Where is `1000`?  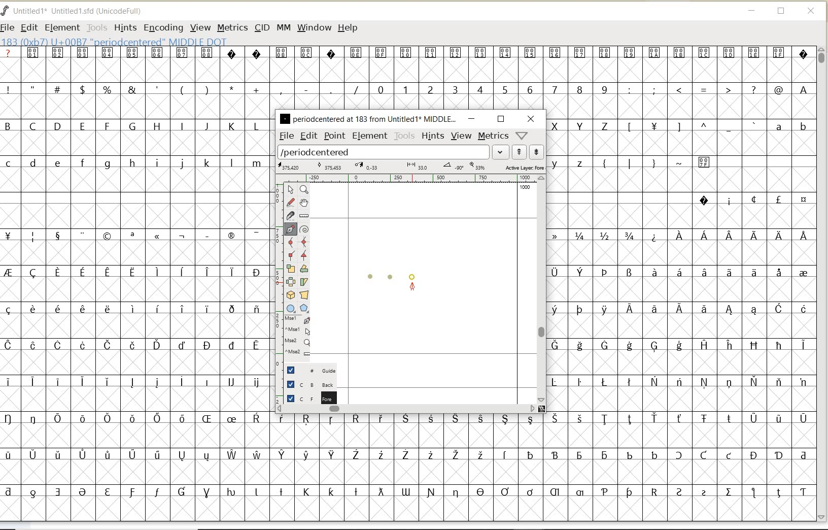
1000 is located at coordinates (525, 188).